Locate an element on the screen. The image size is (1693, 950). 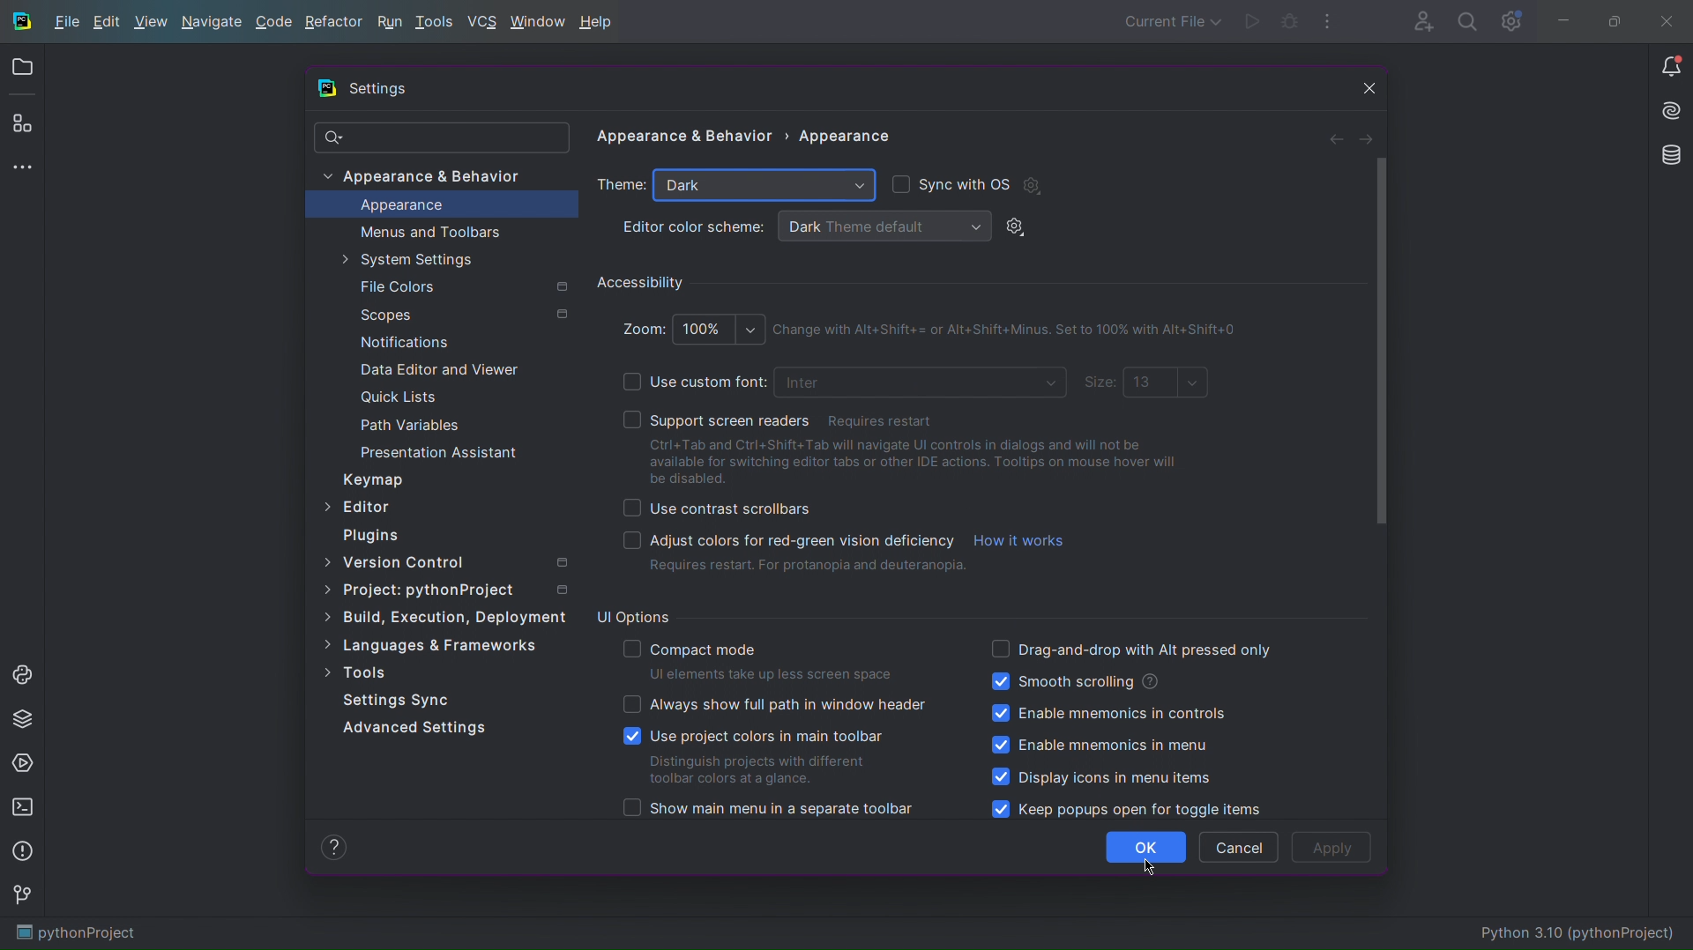
Search Bar is located at coordinates (442, 137).